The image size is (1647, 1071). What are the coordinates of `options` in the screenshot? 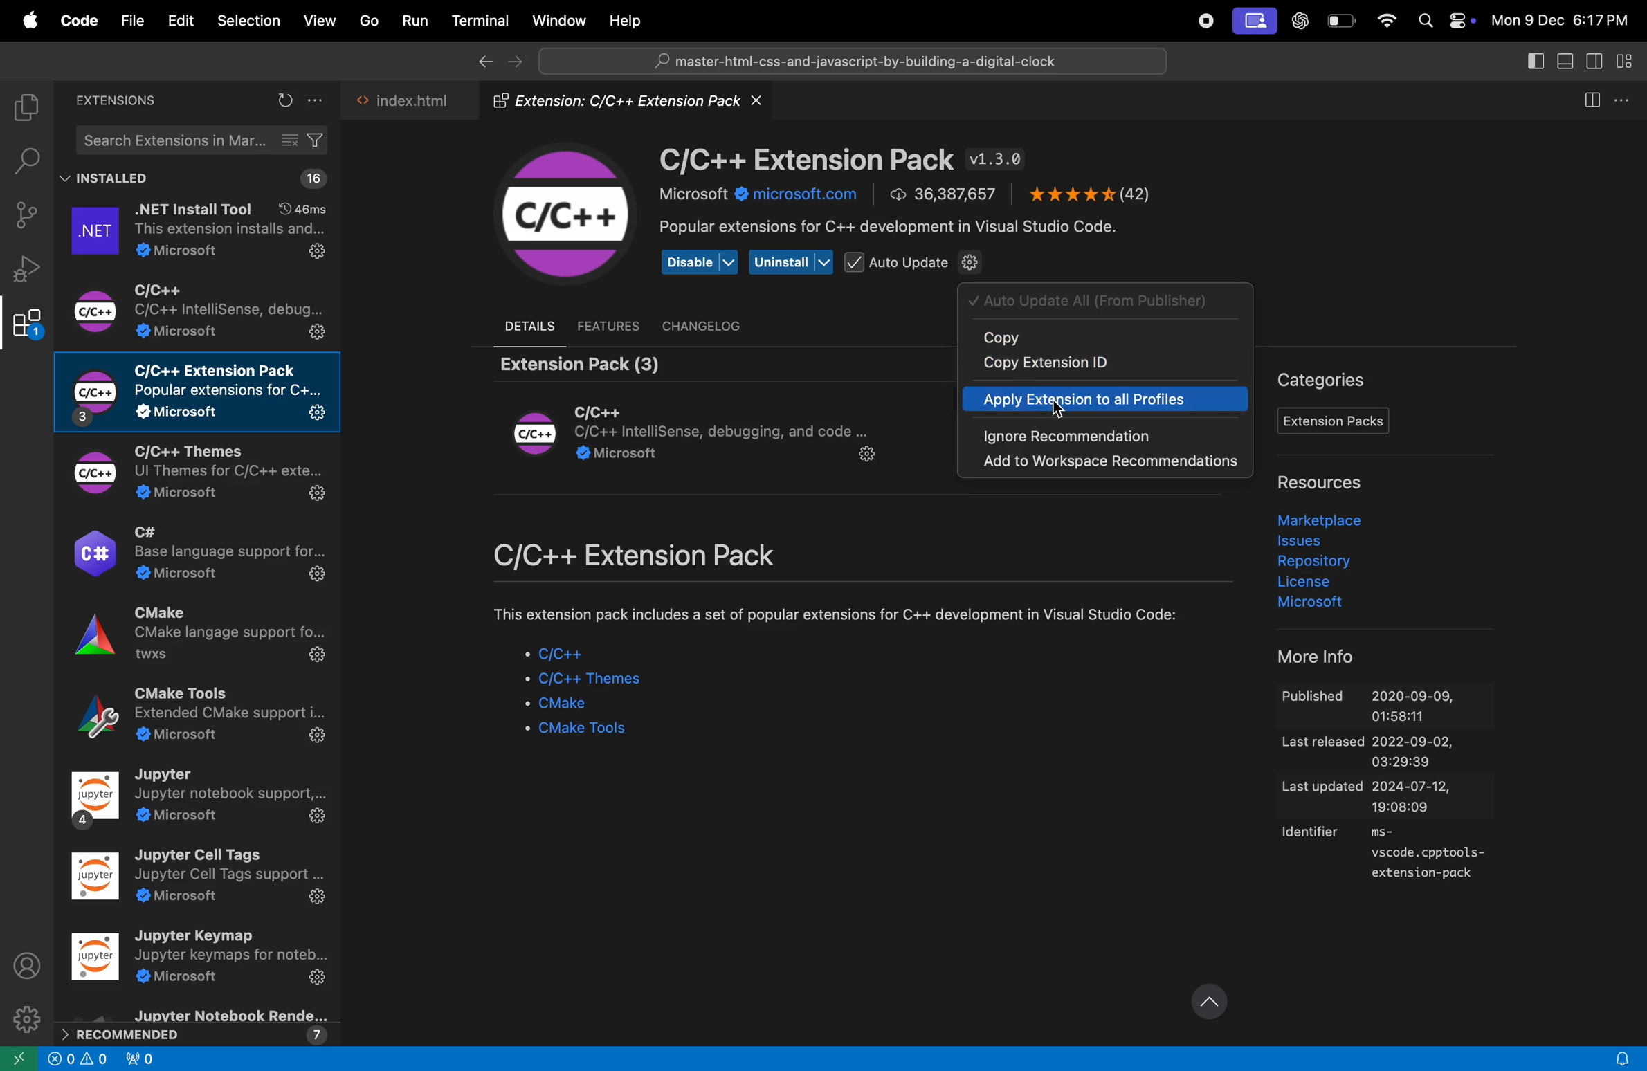 It's located at (320, 102).